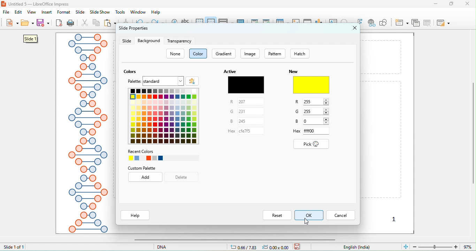 The height and width of the screenshot is (251, 476). I want to click on reset, so click(276, 214).